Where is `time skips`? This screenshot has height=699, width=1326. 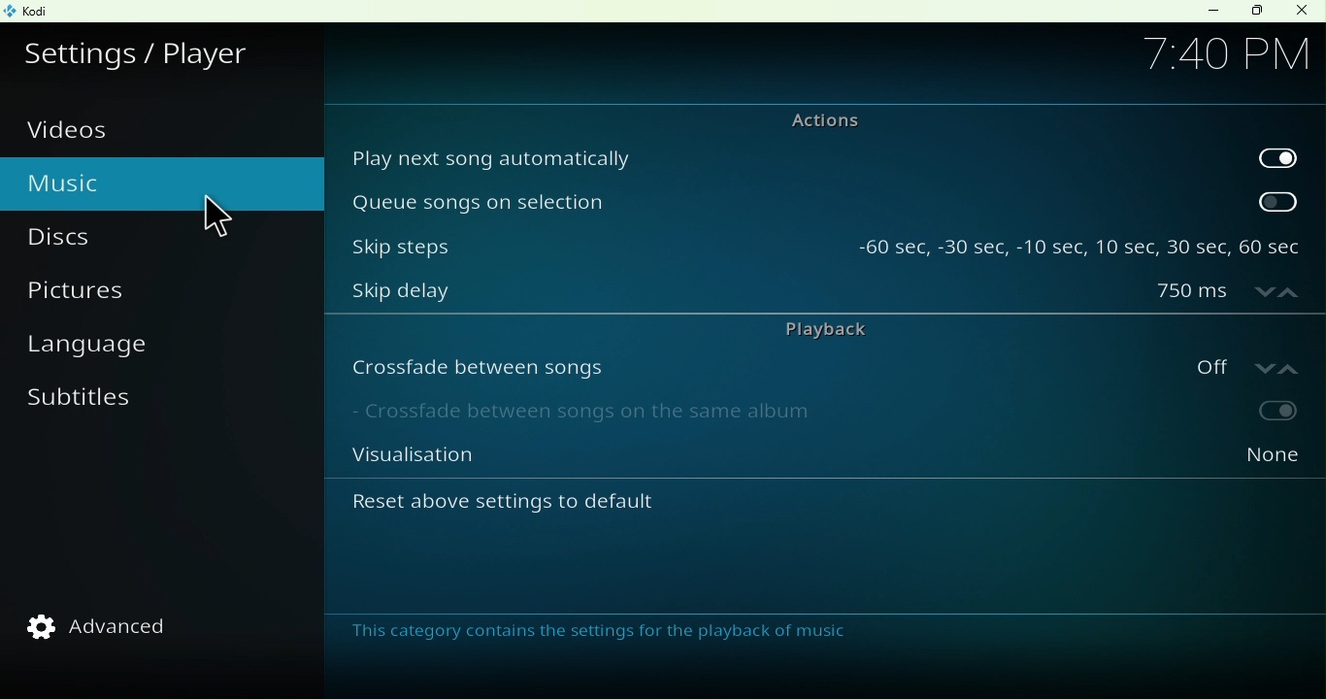
time skips is located at coordinates (1079, 241).